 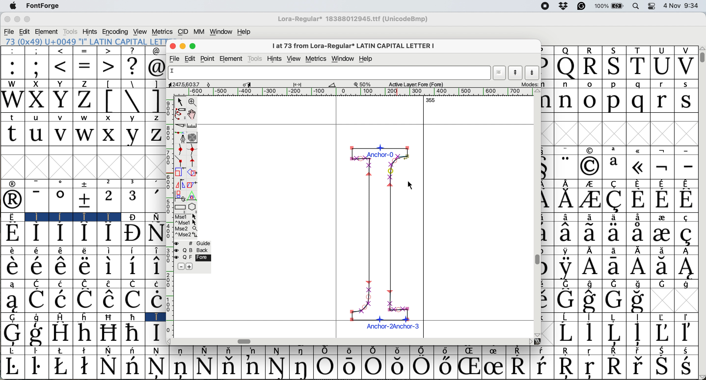 I want to click on Symbol, so click(x=109, y=251).